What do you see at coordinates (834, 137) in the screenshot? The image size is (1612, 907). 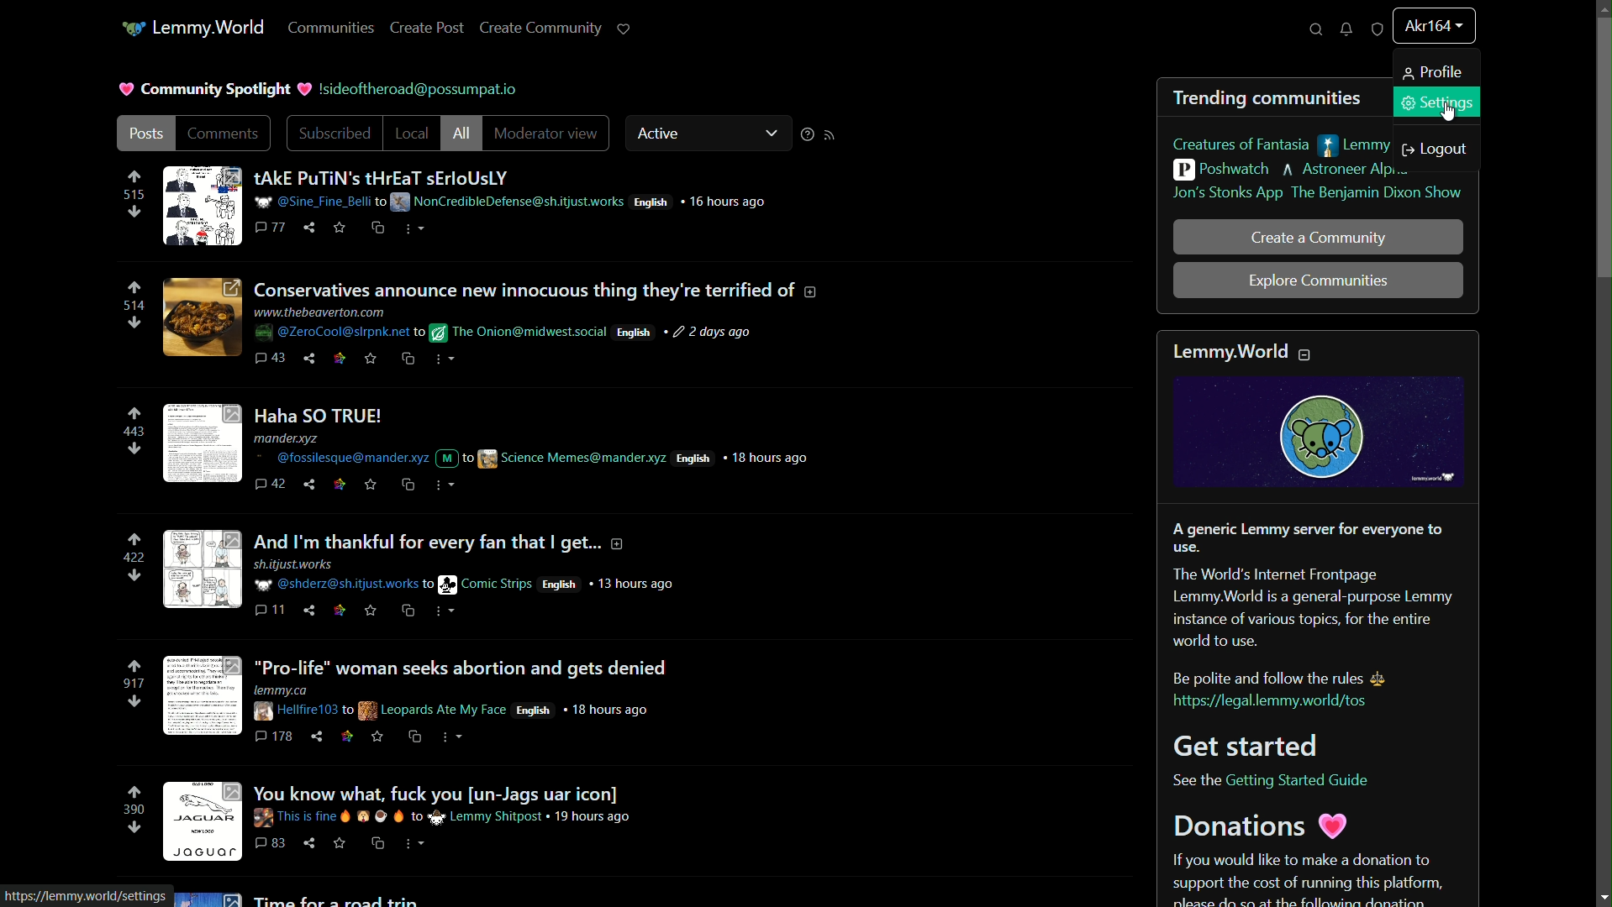 I see `RSS` at bounding box center [834, 137].